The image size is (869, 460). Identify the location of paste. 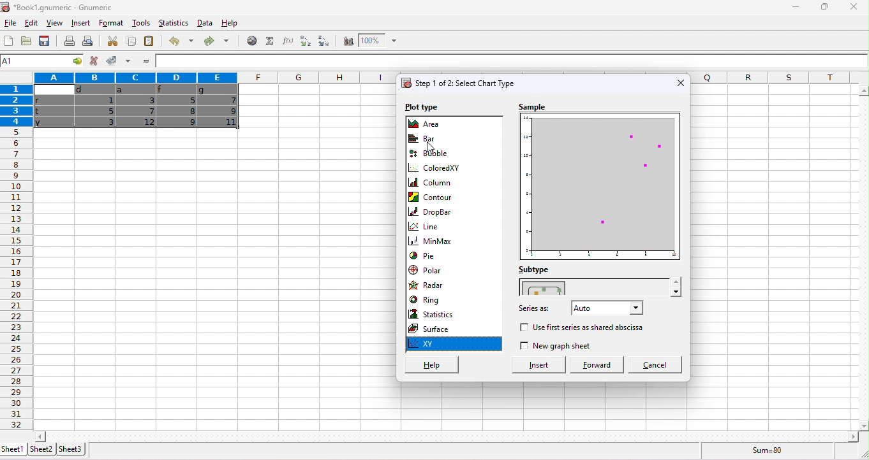
(149, 40).